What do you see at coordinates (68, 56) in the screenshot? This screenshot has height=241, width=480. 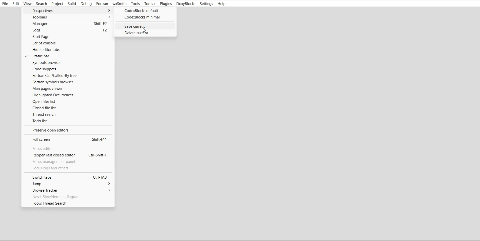 I see `Status bar` at bounding box center [68, 56].